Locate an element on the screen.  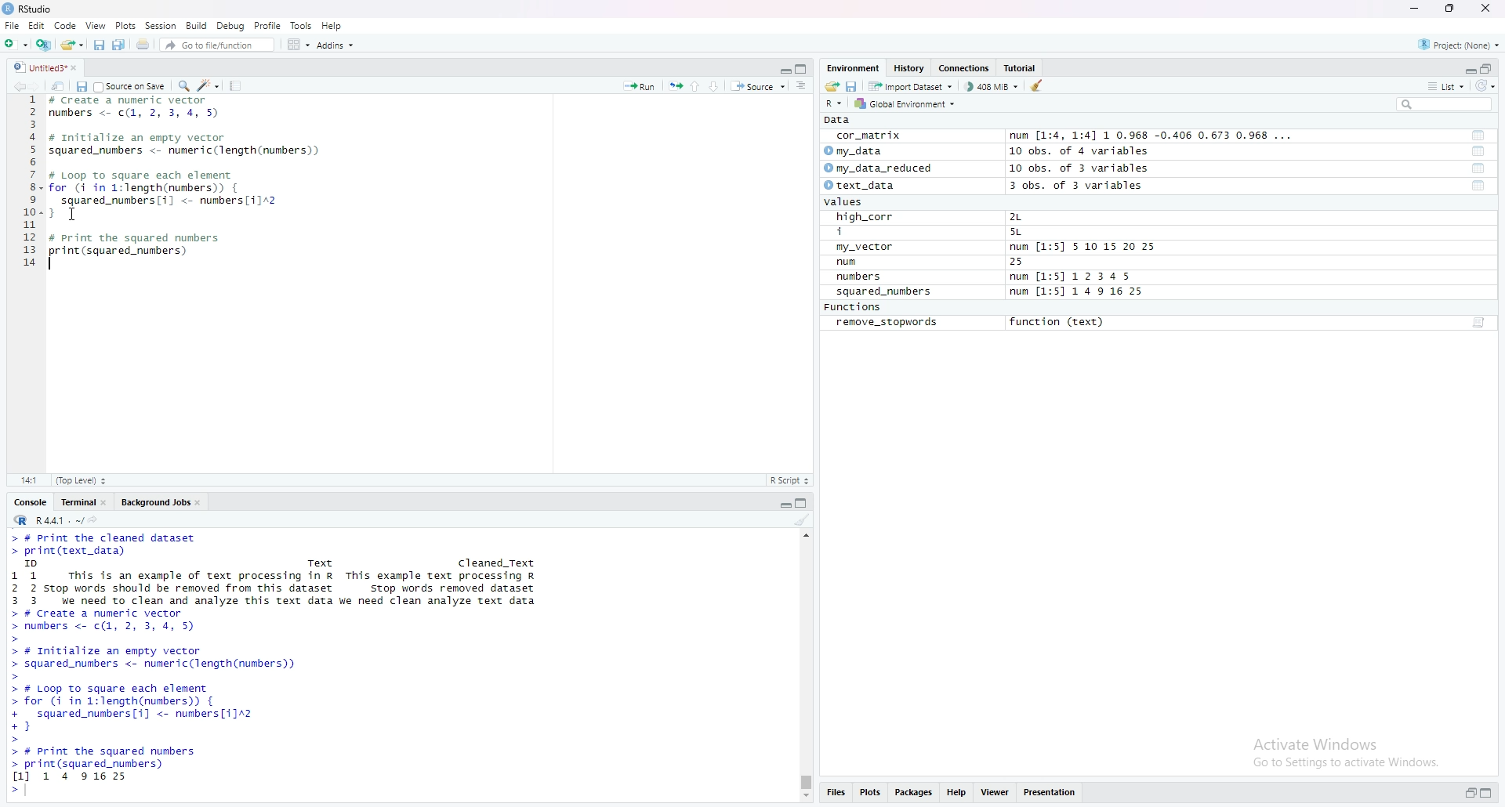
Code is located at coordinates (66, 25).